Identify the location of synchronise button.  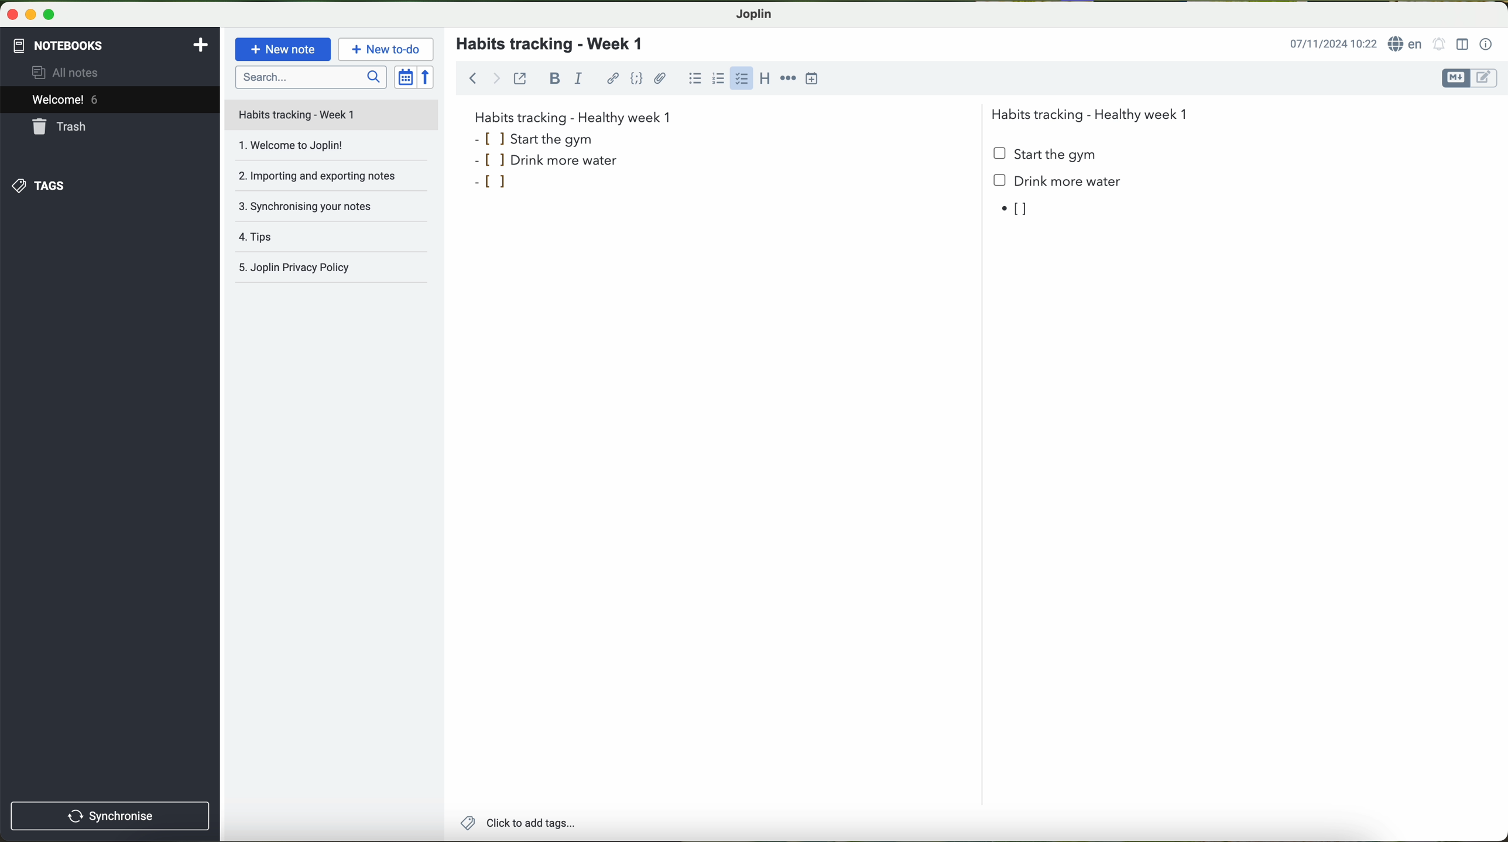
(111, 816).